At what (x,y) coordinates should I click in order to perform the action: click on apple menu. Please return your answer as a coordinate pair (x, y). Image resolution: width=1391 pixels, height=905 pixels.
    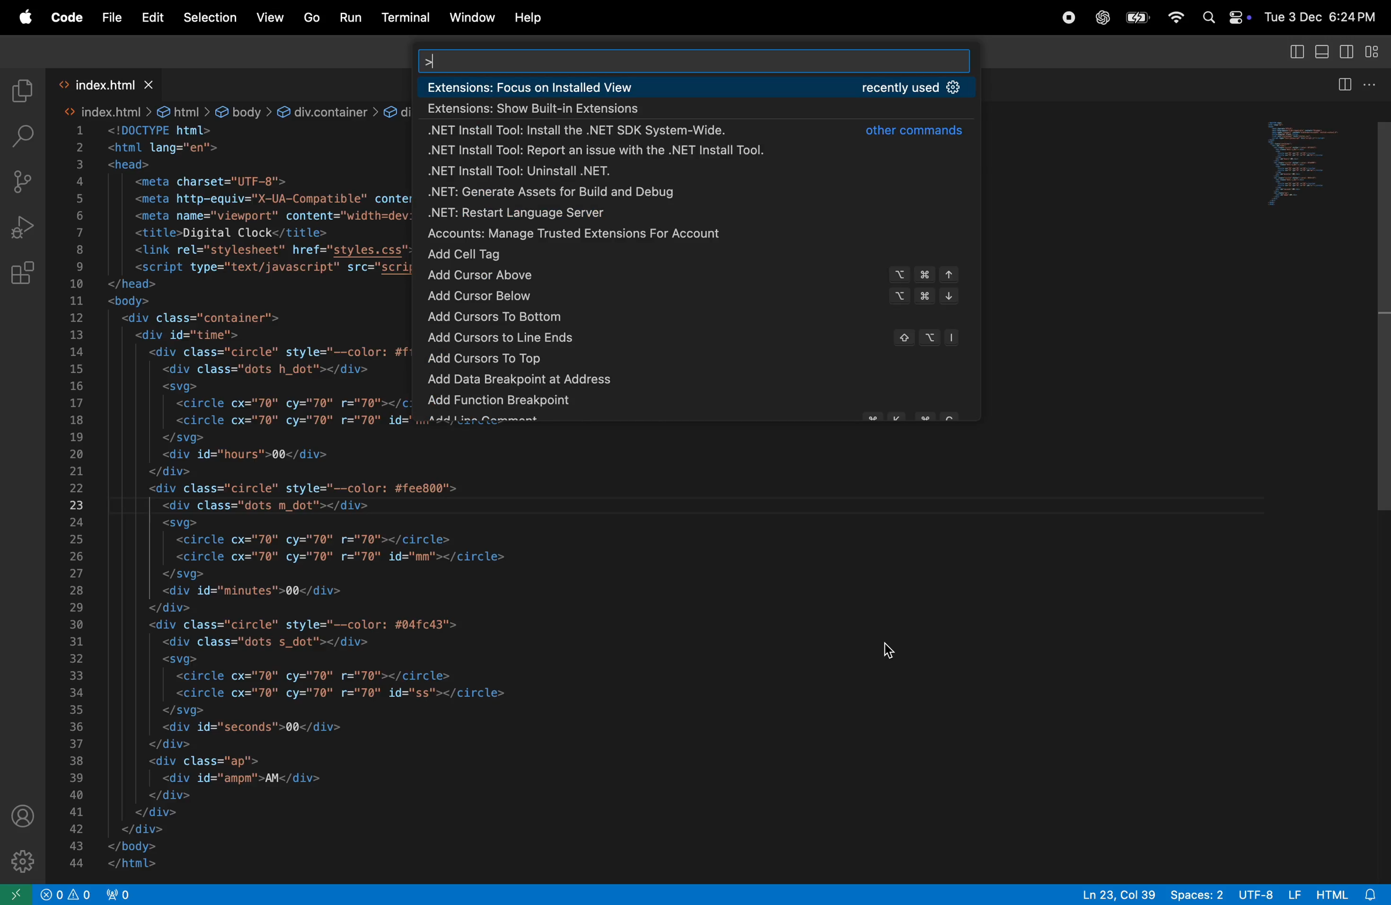
    Looking at the image, I should click on (25, 17).